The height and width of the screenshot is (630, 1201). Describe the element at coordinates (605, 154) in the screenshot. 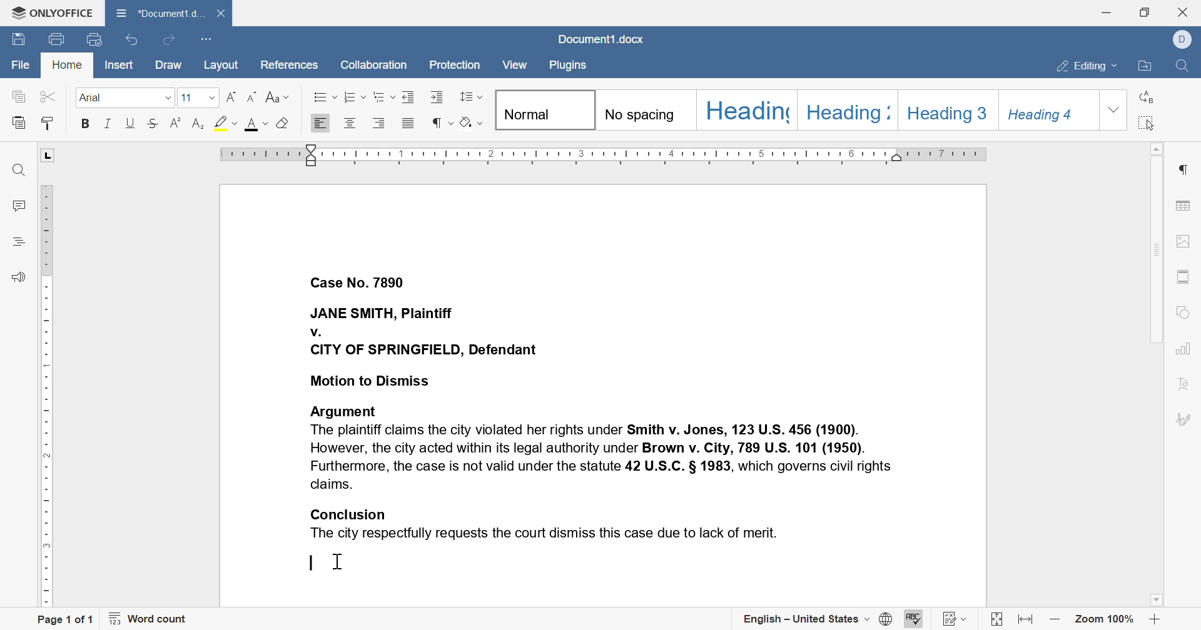

I see `ruler` at that location.